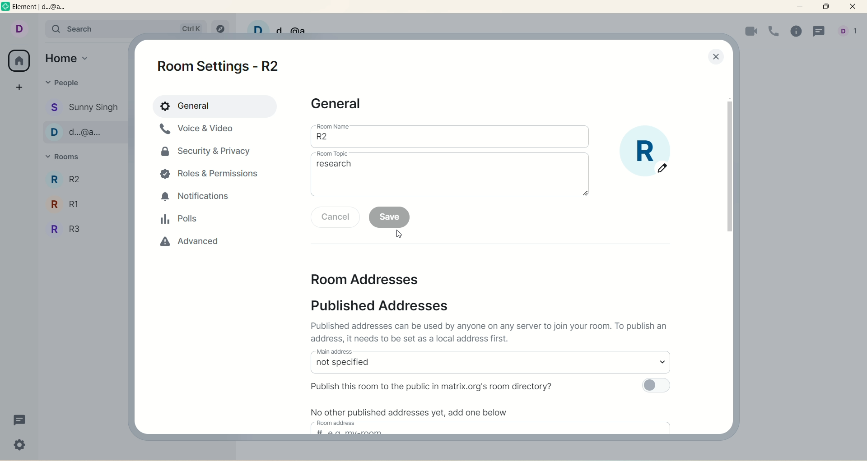 Image resolution: width=867 pixels, height=461 pixels. Describe the element at coordinates (750, 32) in the screenshot. I see `video call` at that location.